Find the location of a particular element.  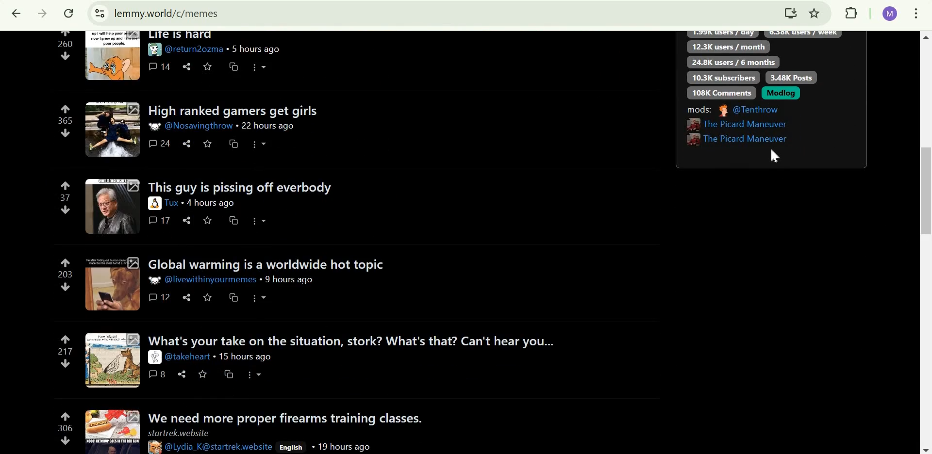

user id is located at coordinates (188, 357).